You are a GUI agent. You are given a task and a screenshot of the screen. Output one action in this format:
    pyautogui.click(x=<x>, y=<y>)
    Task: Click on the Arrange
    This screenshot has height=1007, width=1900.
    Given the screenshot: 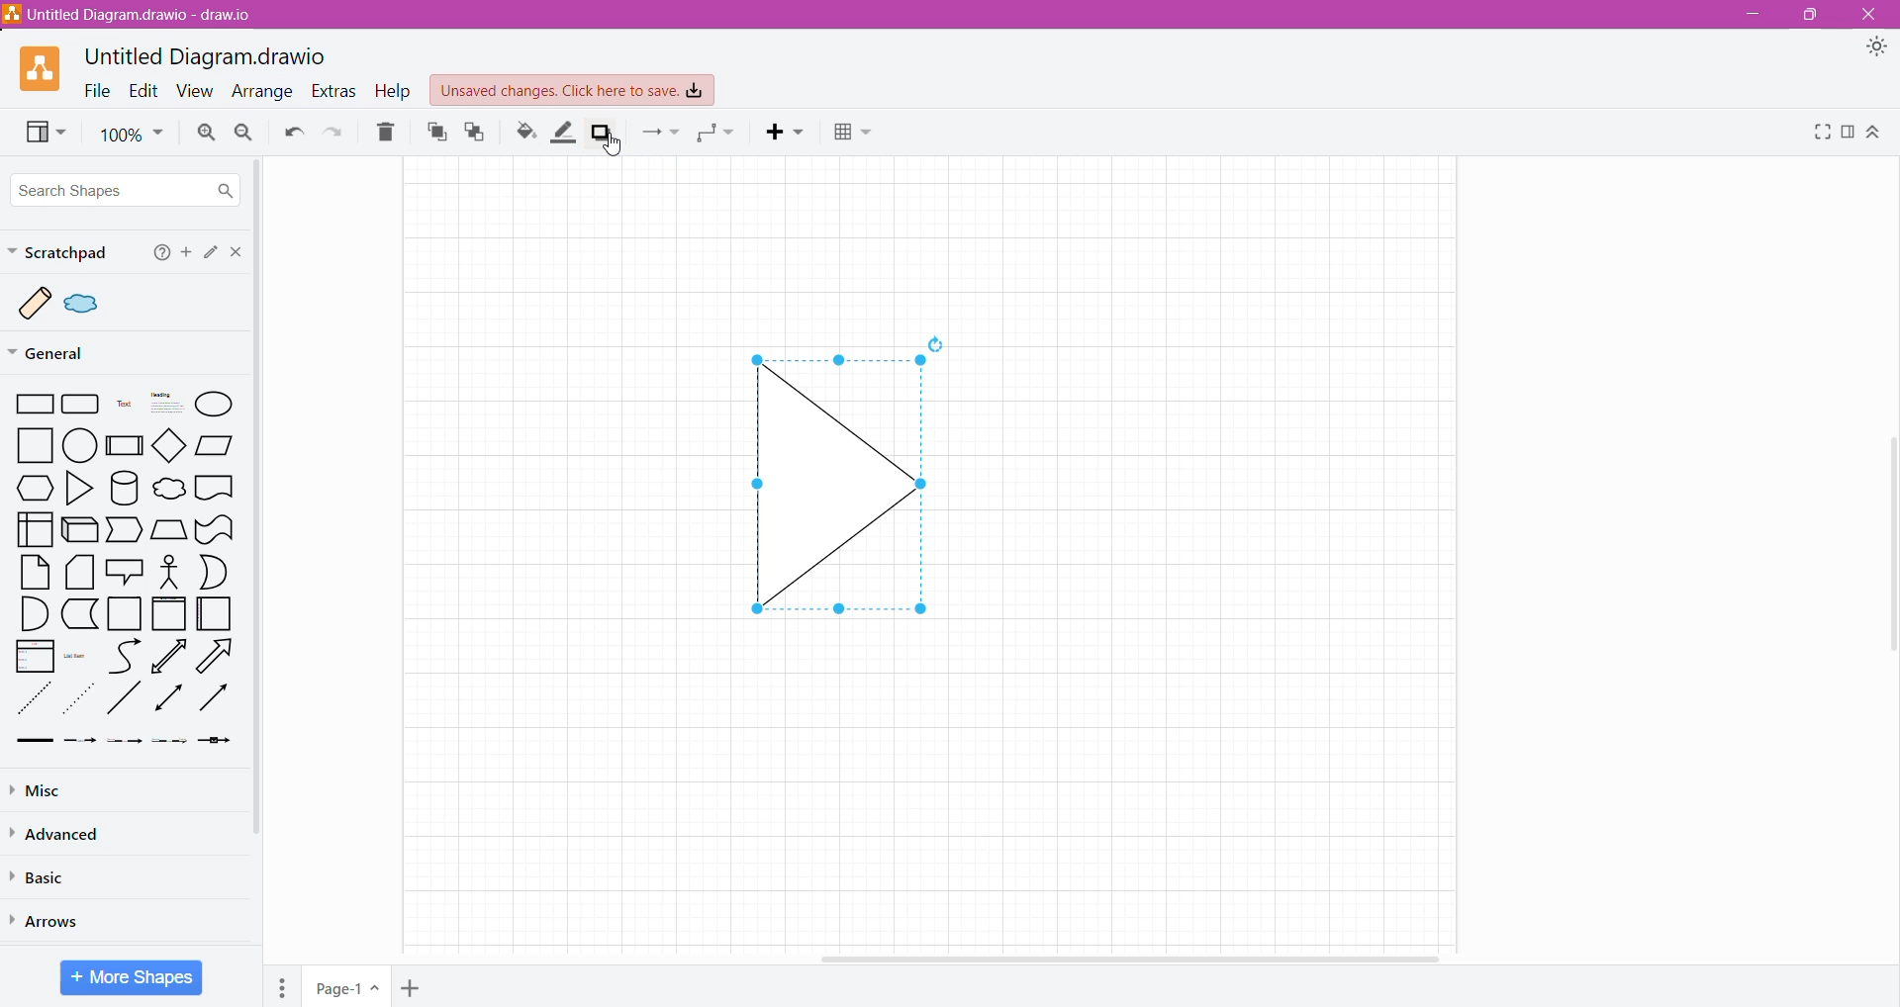 What is the action you would take?
    pyautogui.click(x=265, y=92)
    